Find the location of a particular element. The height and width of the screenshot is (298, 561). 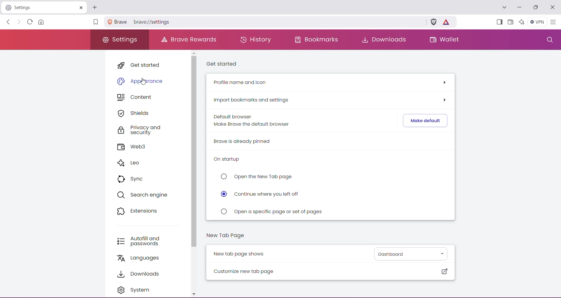

Downloads is located at coordinates (138, 273).